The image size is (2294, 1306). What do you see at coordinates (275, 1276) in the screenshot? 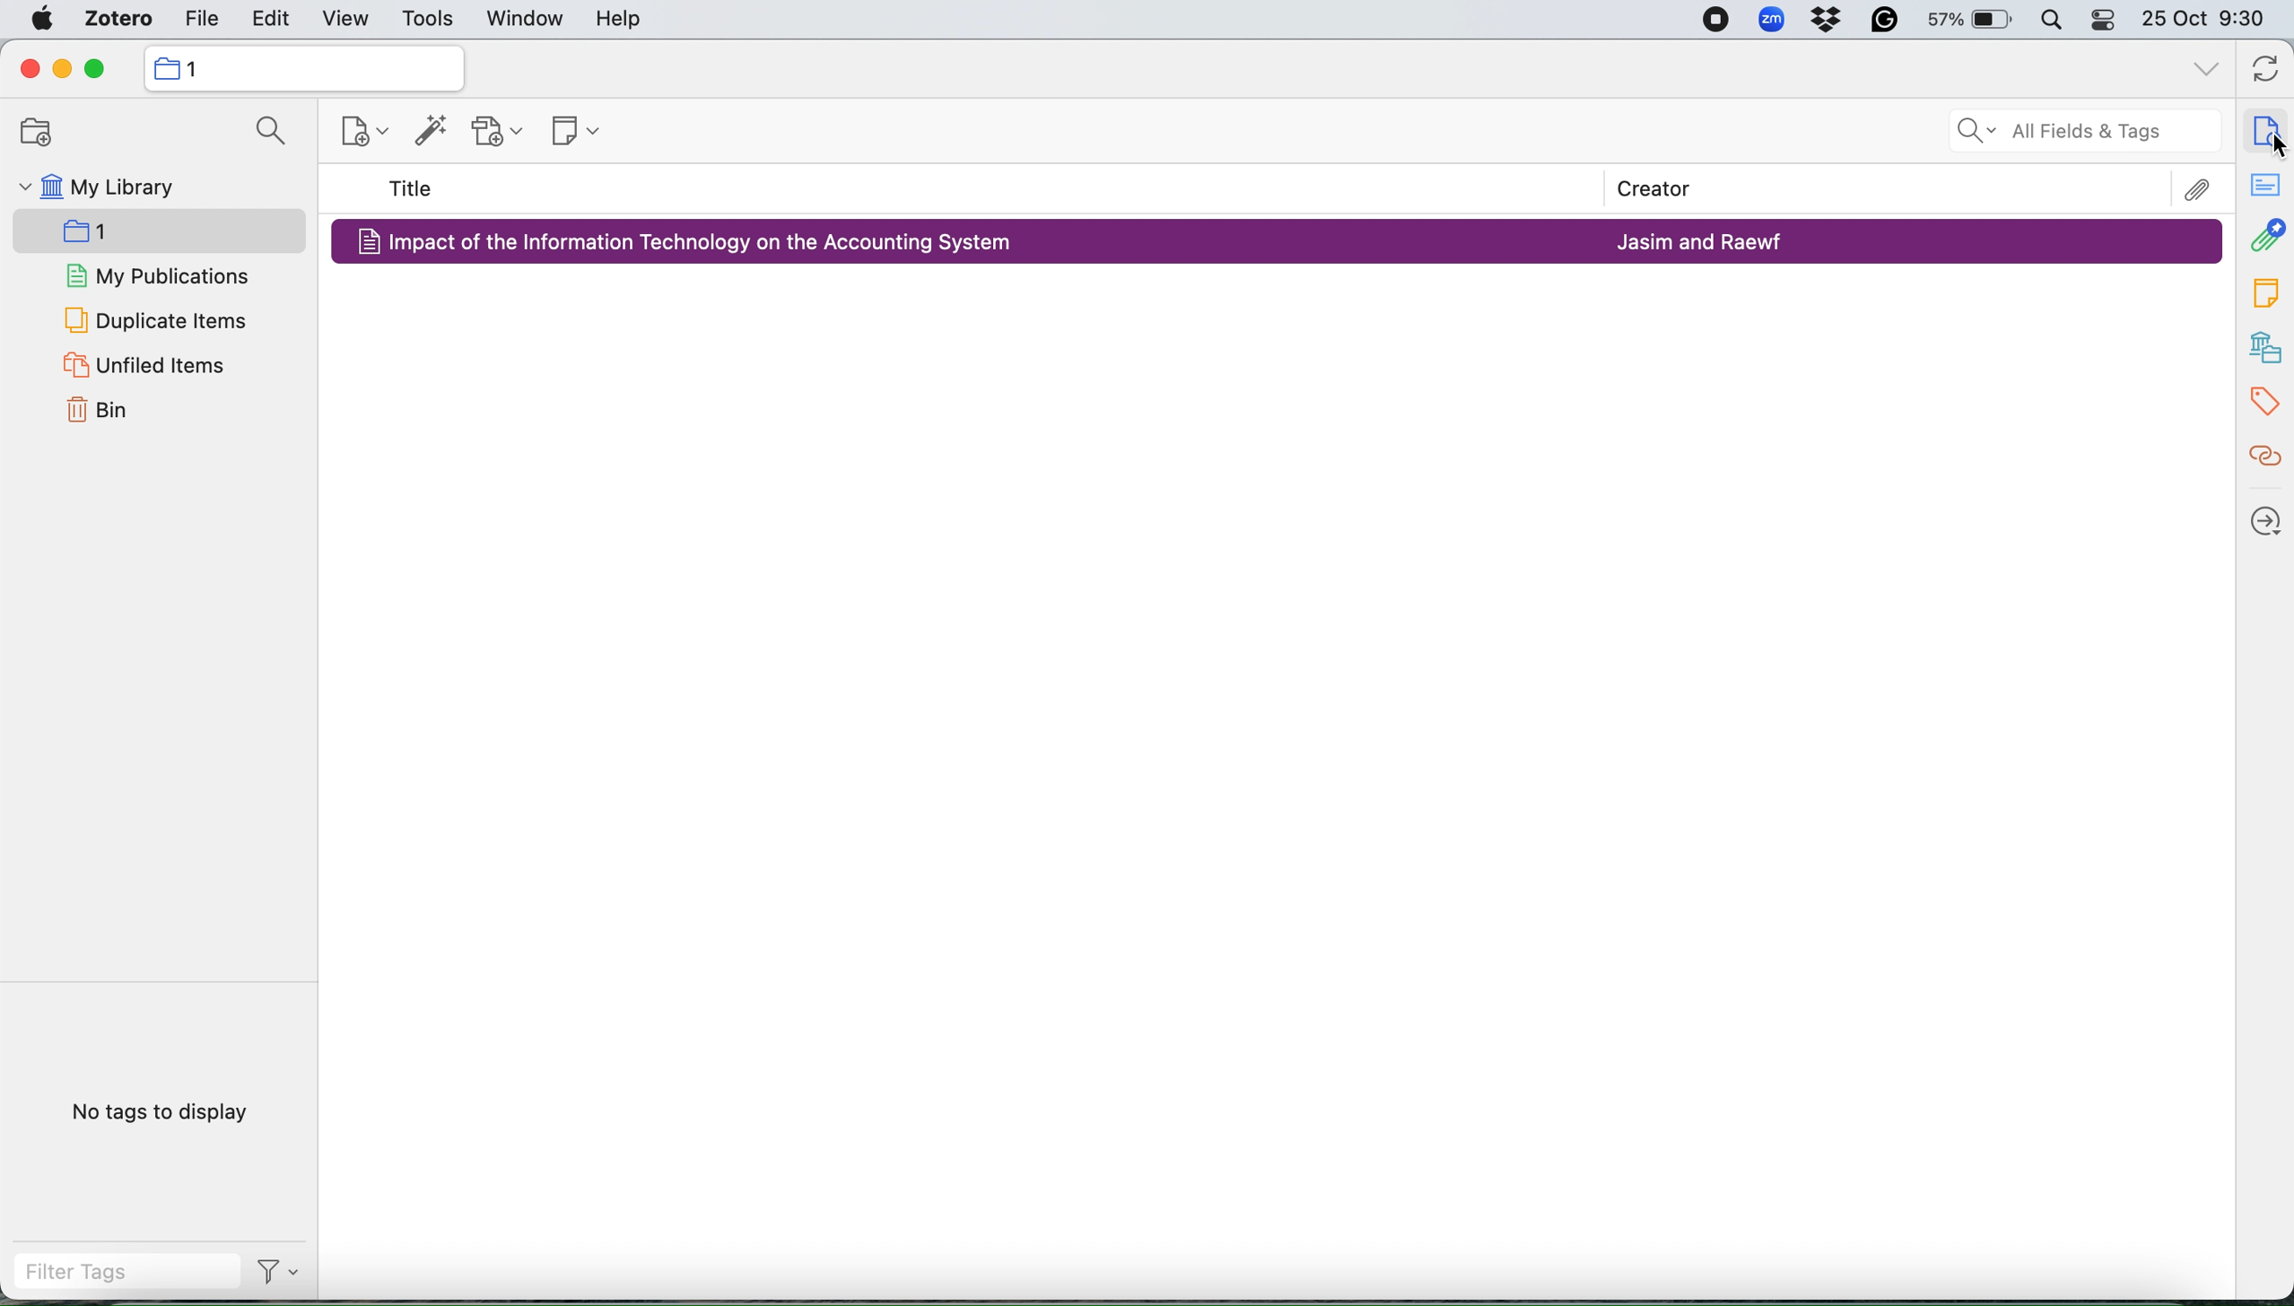
I see `actions` at bounding box center [275, 1276].